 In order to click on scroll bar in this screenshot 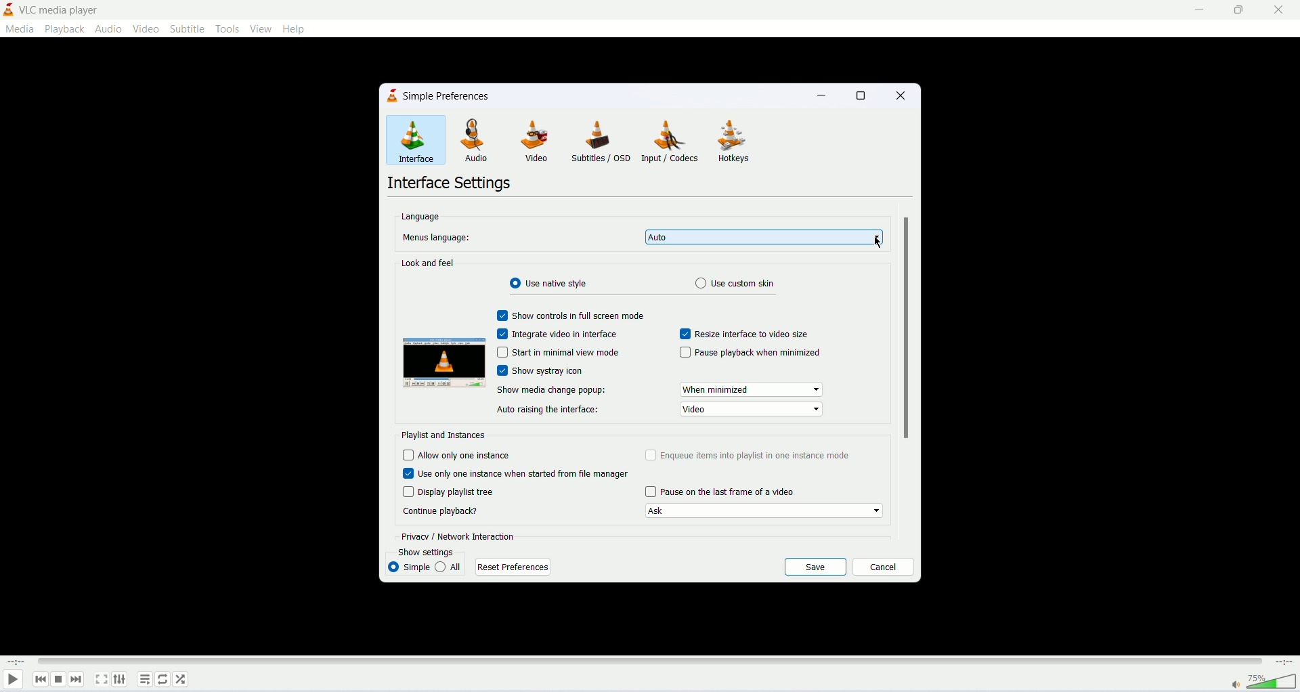, I will do `click(905, 327)`.